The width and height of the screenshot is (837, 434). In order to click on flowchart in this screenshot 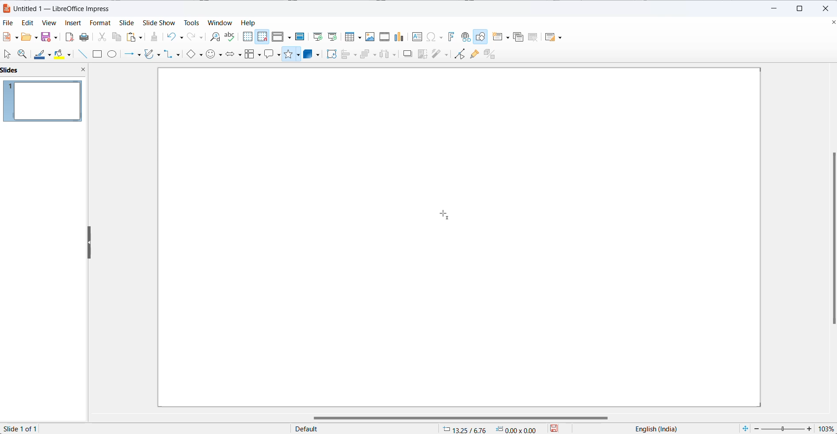, I will do `click(252, 54)`.